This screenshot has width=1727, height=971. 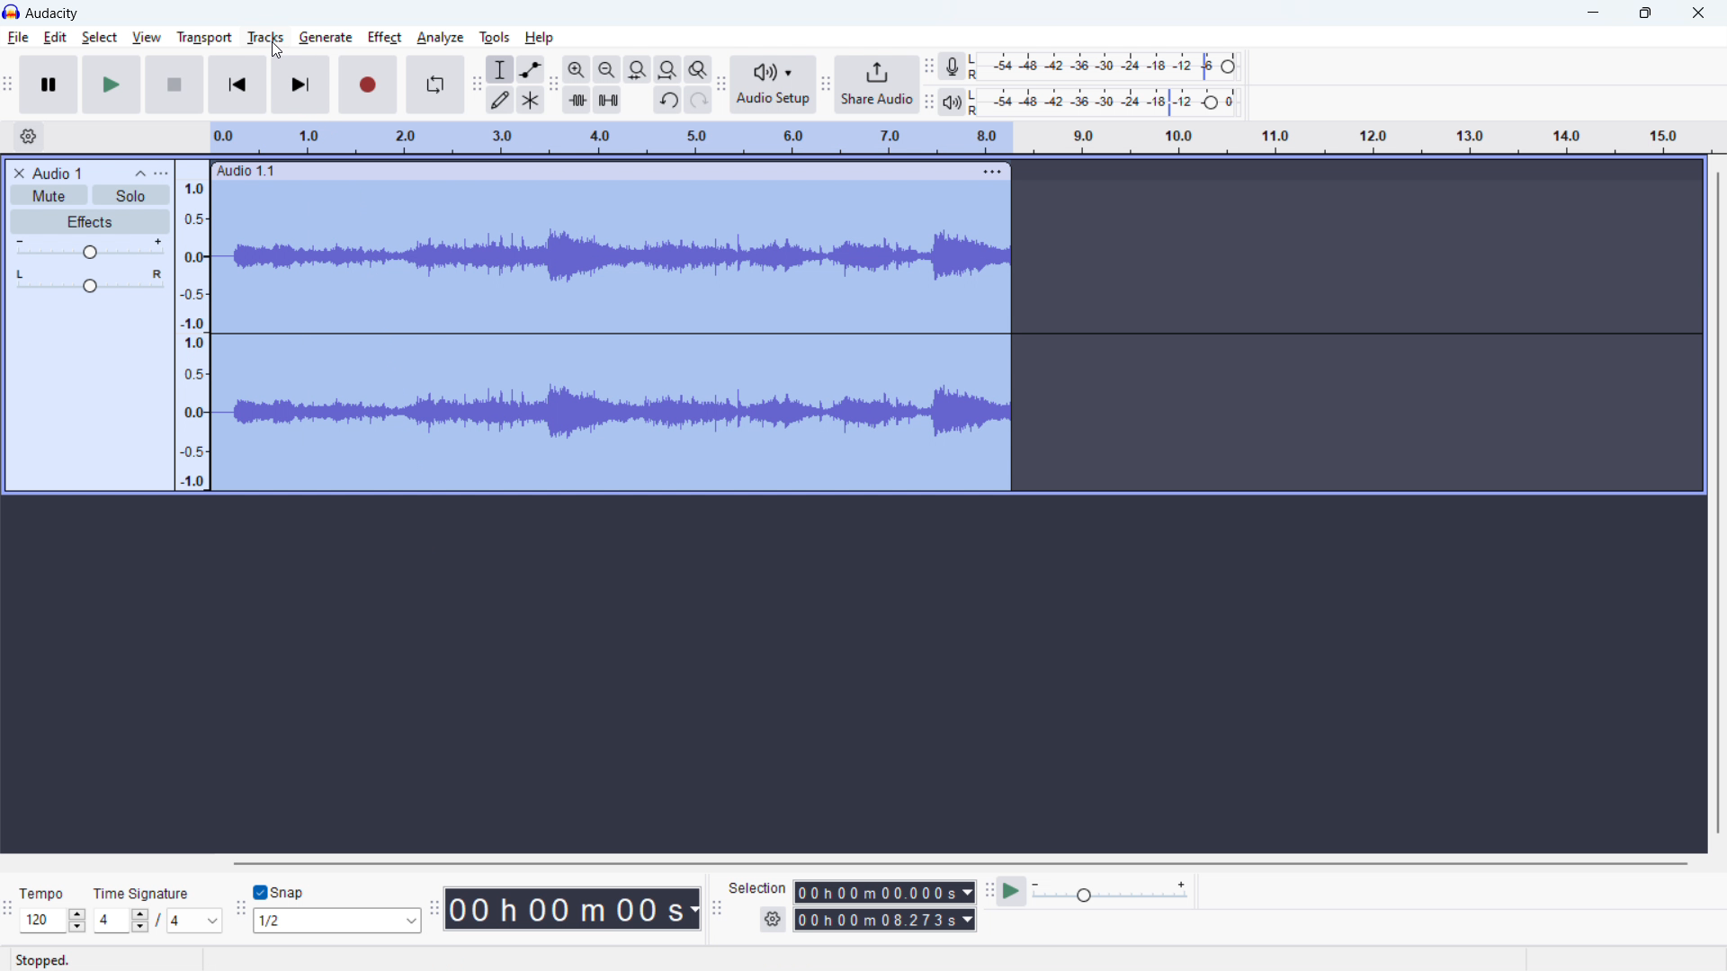 What do you see at coordinates (884, 892) in the screenshot?
I see `start time` at bounding box center [884, 892].